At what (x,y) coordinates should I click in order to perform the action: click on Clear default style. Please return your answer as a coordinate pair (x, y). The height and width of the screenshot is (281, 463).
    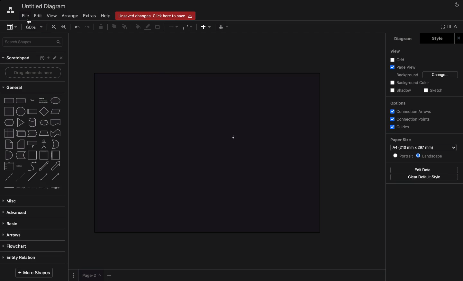
    Looking at the image, I should click on (424, 177).